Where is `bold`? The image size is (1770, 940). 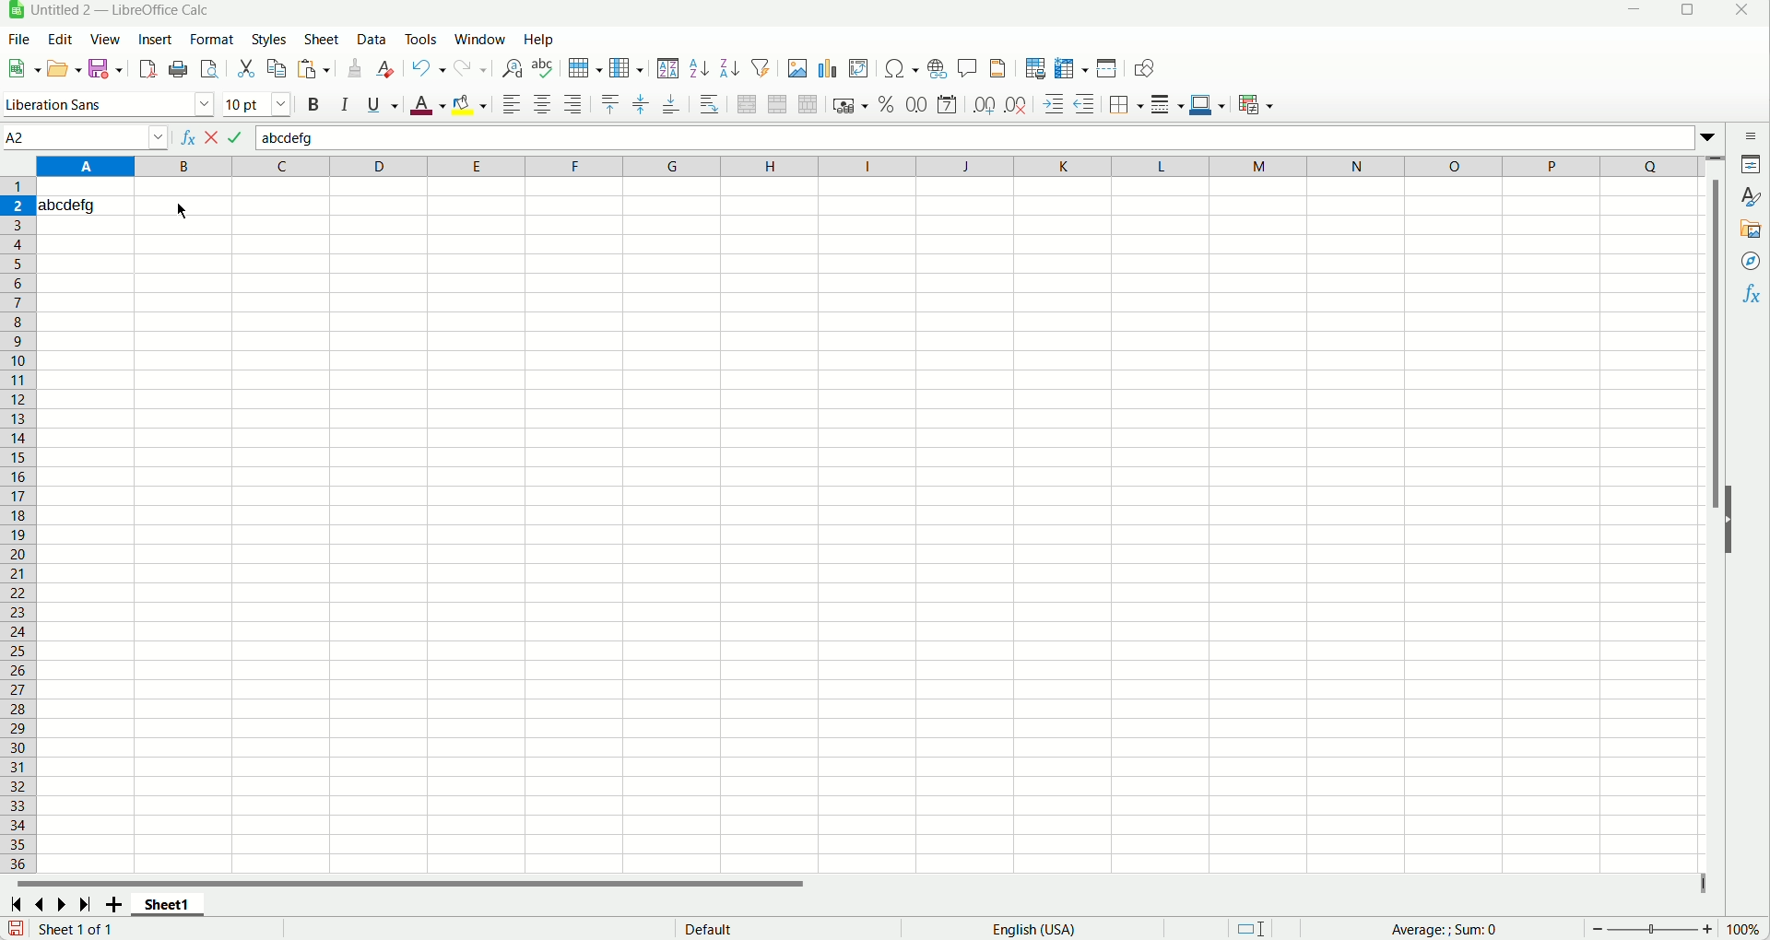
bold is located at coordinates (314, 105).